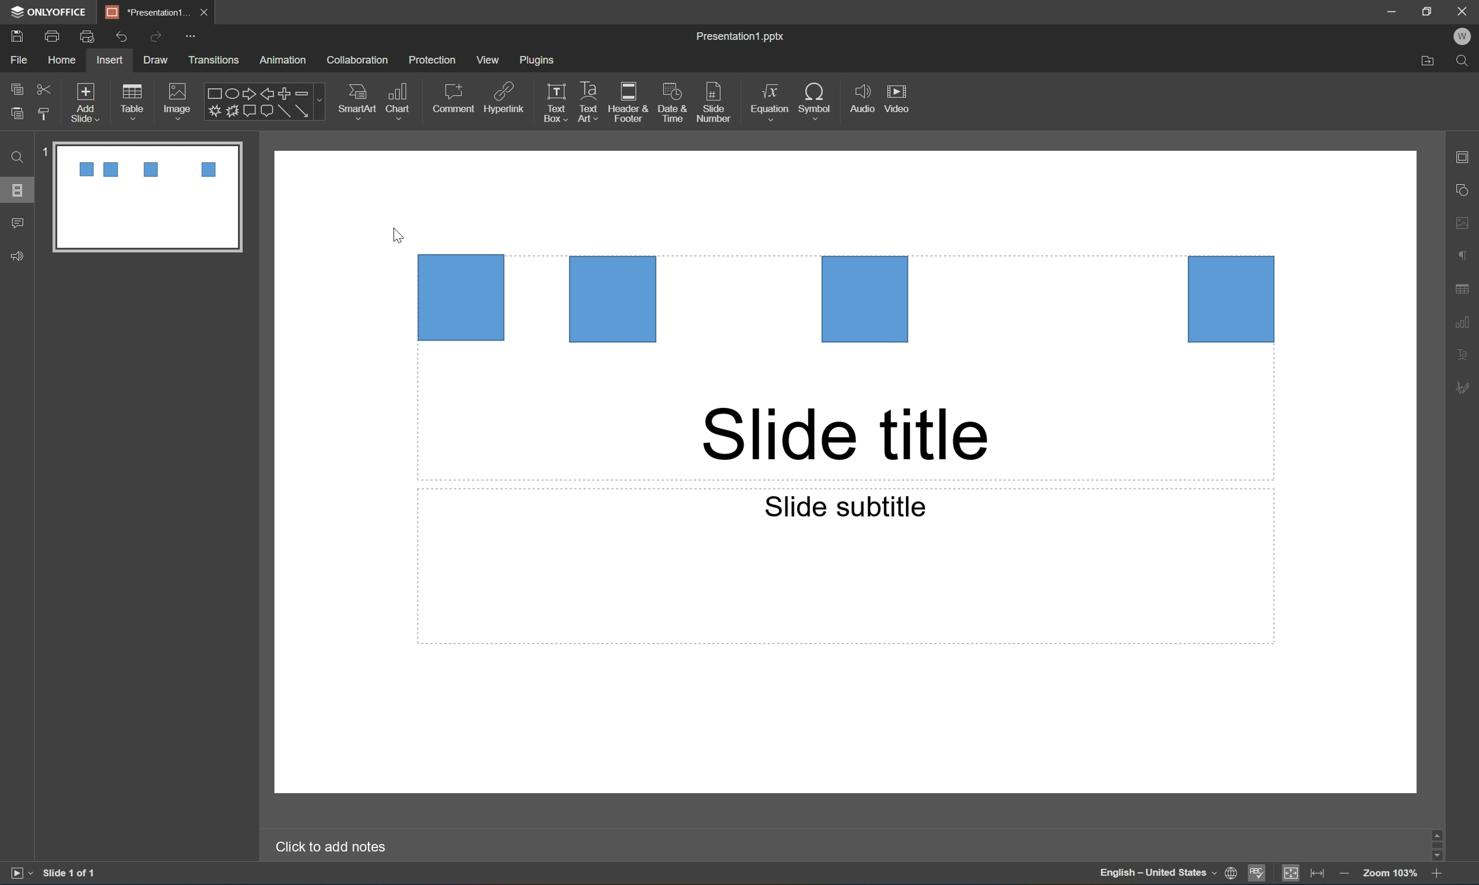 Image resolution: width=1479 pixels, height=885 pixels. I want to click on animation, so click(287, 60).